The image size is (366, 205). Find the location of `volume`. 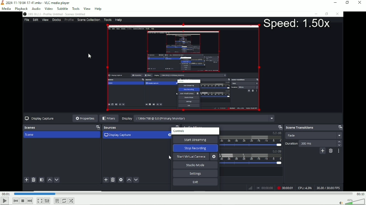

volume is located at coordinates (351, 201).